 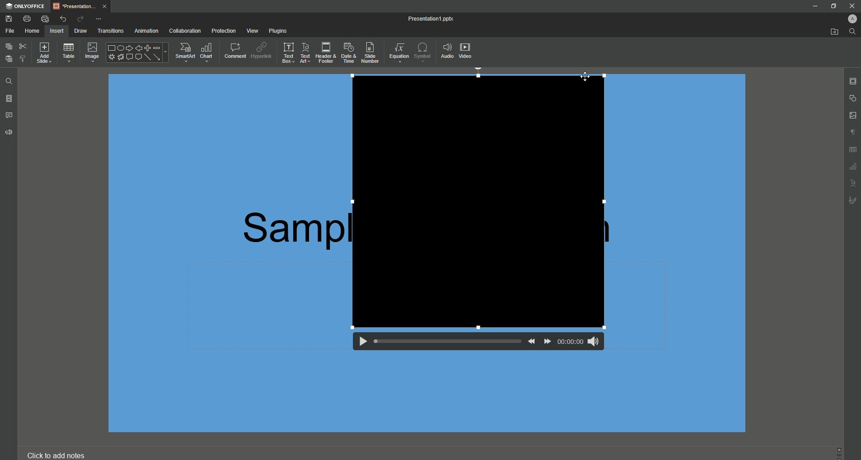 What do you see at coordinates (101, 19) in the screenshot?
I see `More Options` at bounding box center [101, 19].